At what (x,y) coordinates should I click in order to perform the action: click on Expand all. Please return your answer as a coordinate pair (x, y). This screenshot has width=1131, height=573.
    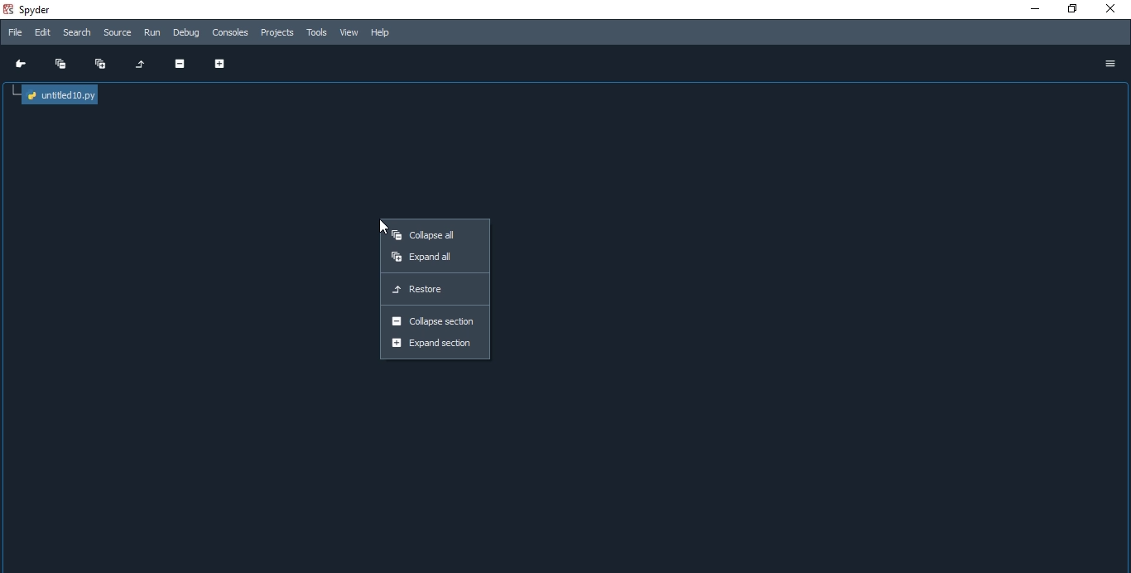
    Looking at the image, I should click on (94, 65).